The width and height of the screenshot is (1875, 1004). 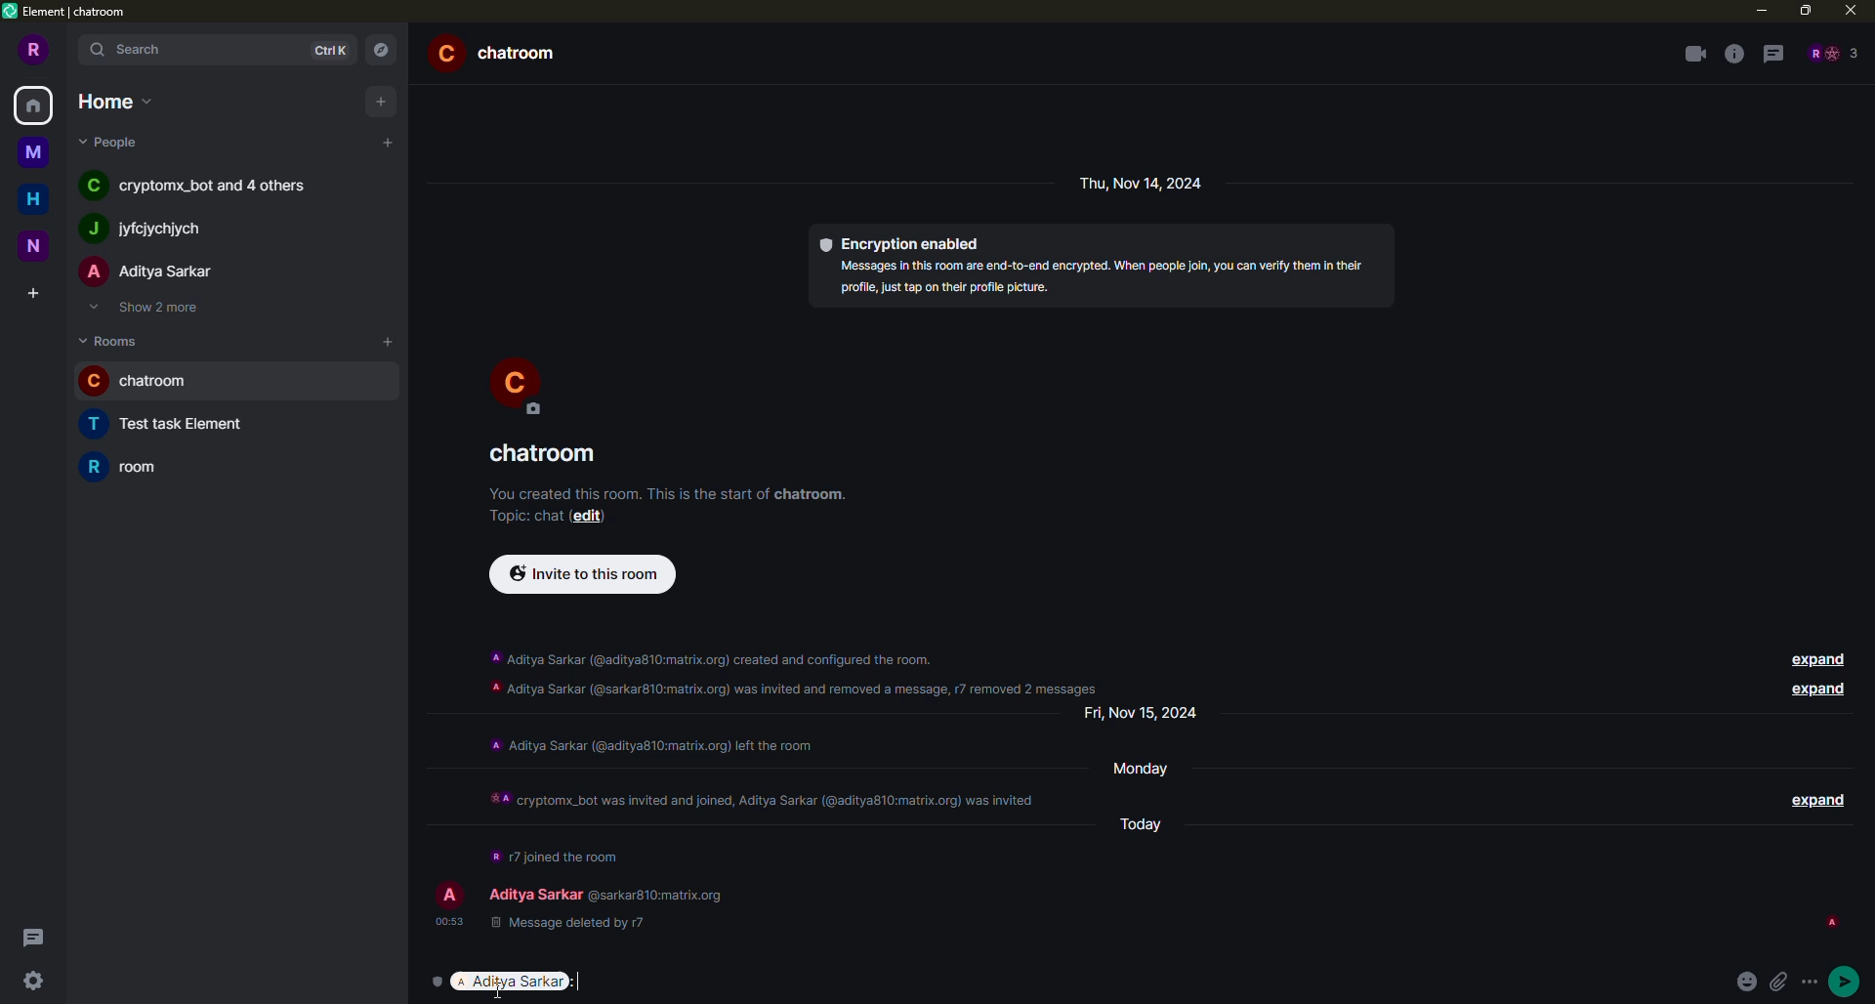 I want to click on room, so click(x=178, y=425).